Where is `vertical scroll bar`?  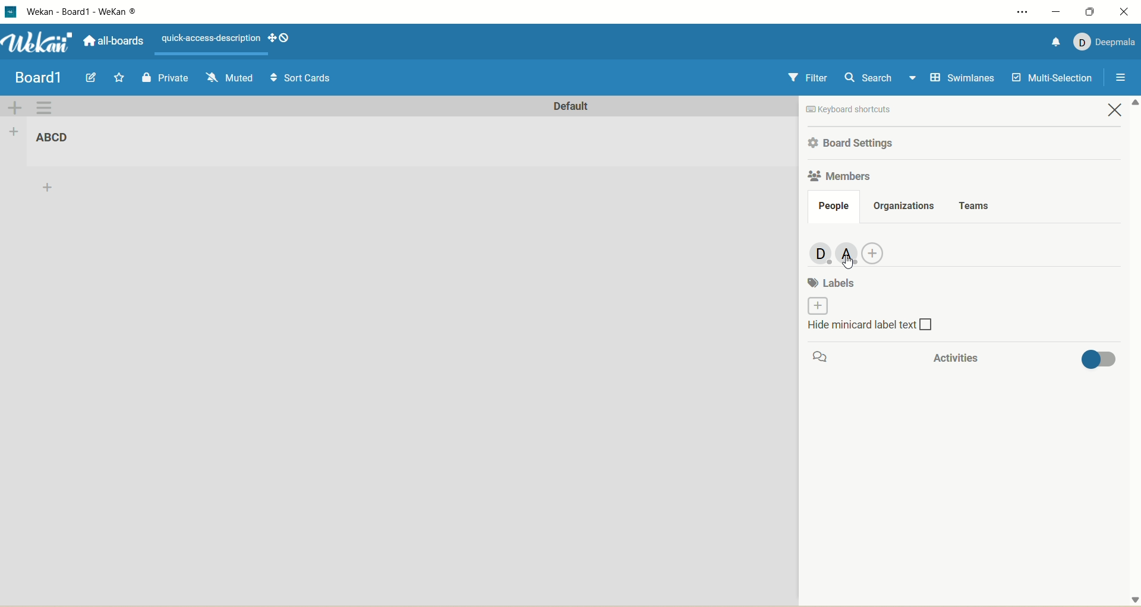 vertical scroll bar is located at coordinates (1134, 352).